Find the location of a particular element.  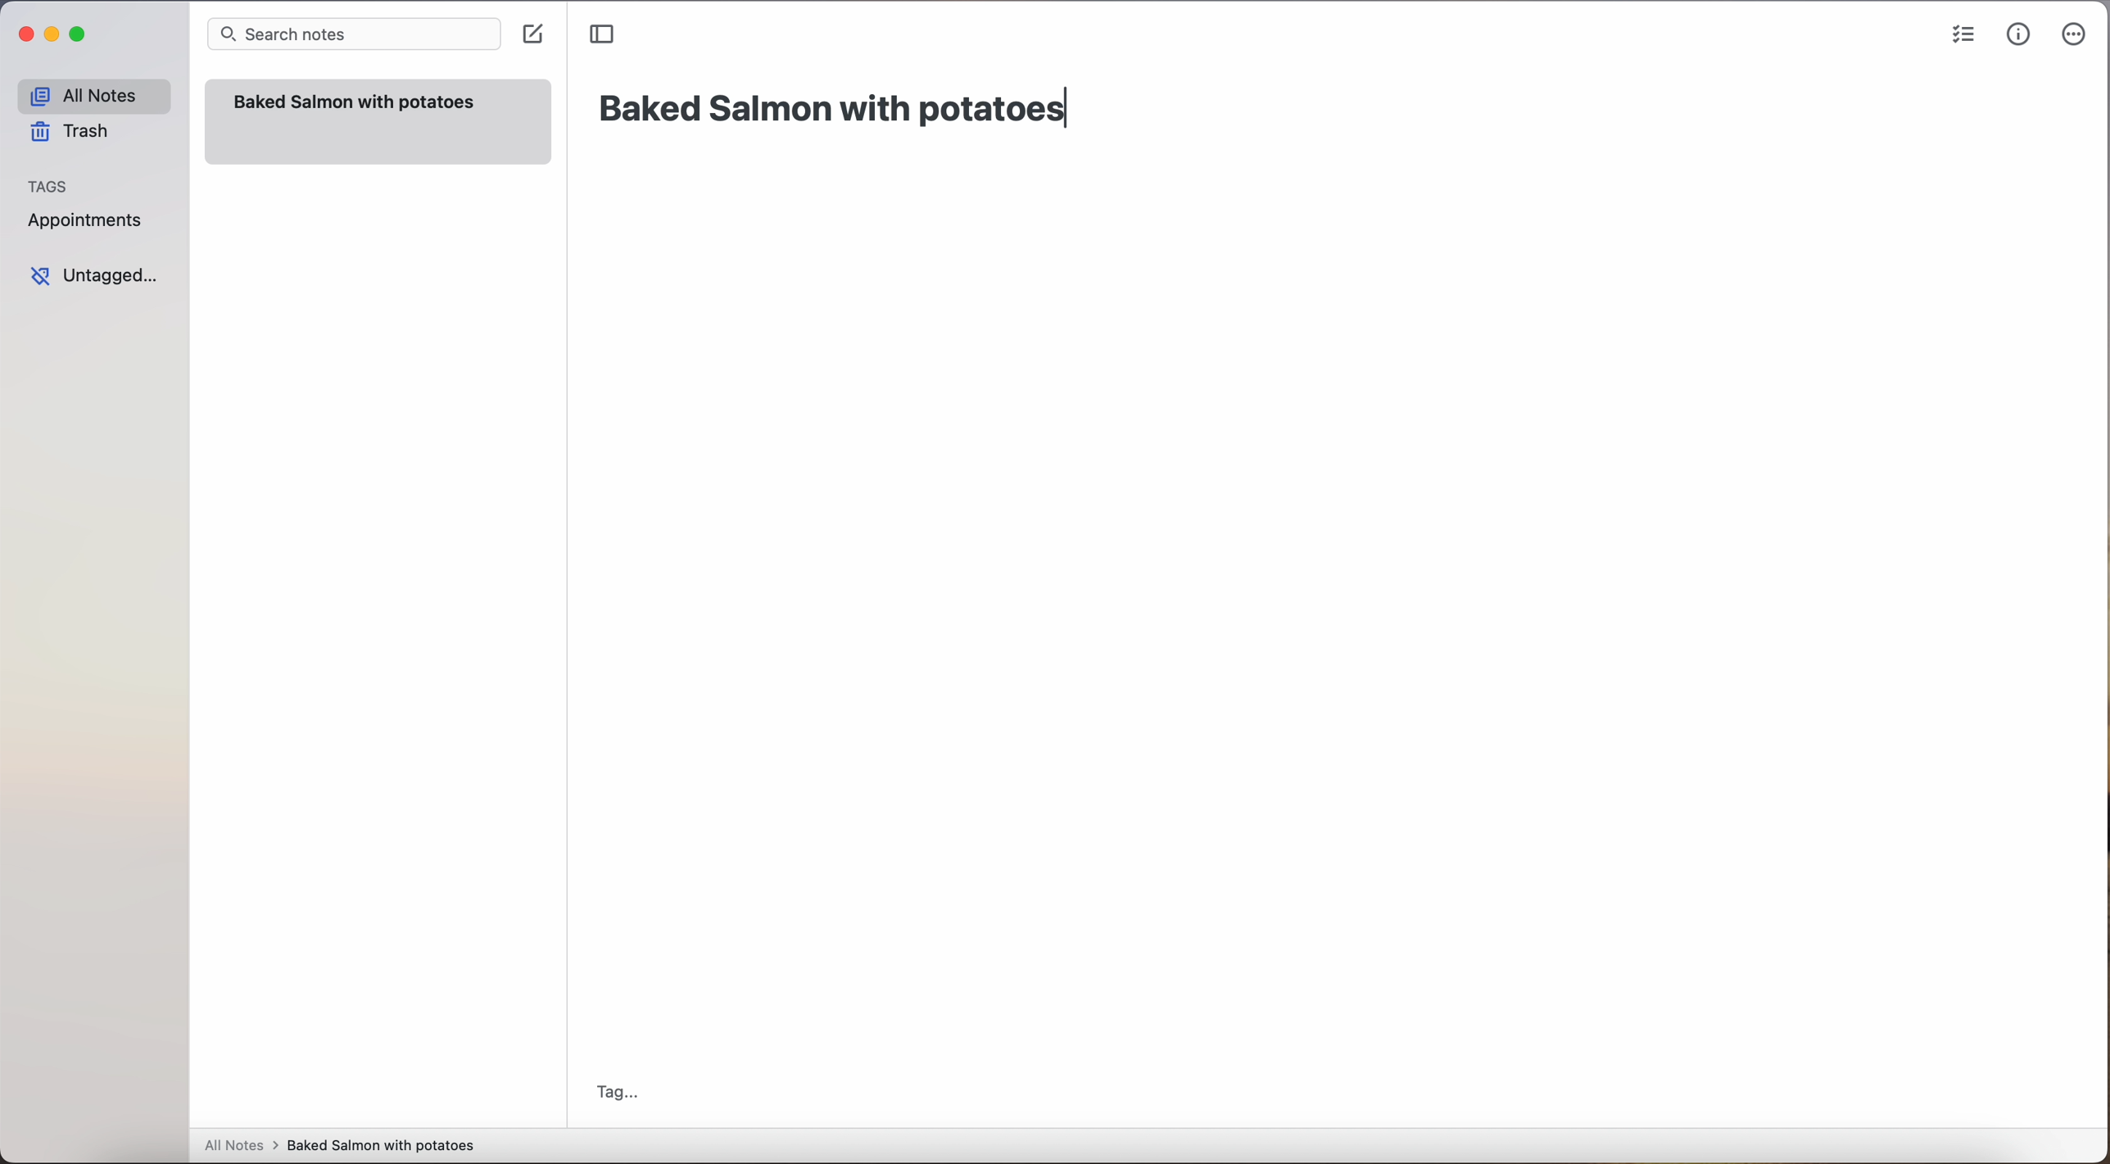

metrics is located at coordinates (2017, 34).